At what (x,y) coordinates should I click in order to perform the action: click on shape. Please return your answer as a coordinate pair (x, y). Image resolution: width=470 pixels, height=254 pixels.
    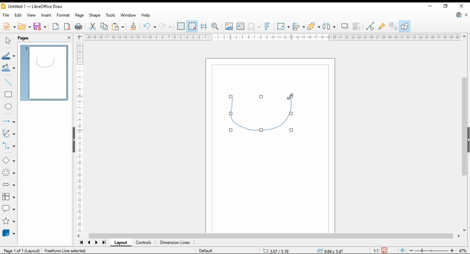
    Looking at the image, I should click on (263, 115).